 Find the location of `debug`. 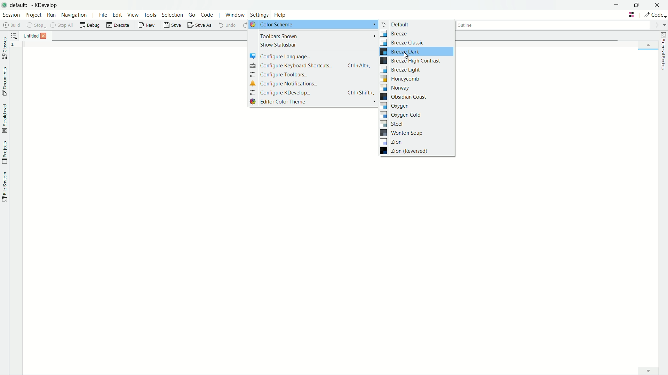

debug is located at coordinates (89, 25).